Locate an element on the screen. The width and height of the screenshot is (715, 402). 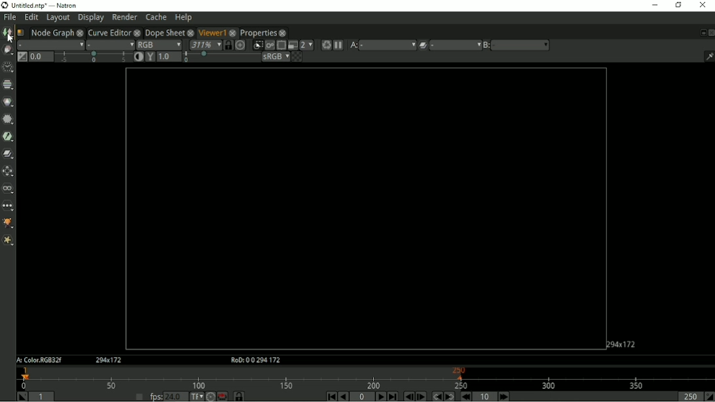
Set playback frame rate is located at coordinates (138, 395).